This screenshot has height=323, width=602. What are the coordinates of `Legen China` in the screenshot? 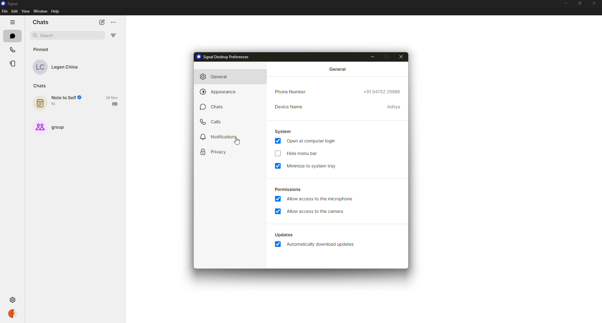 It's located at (66, 67).